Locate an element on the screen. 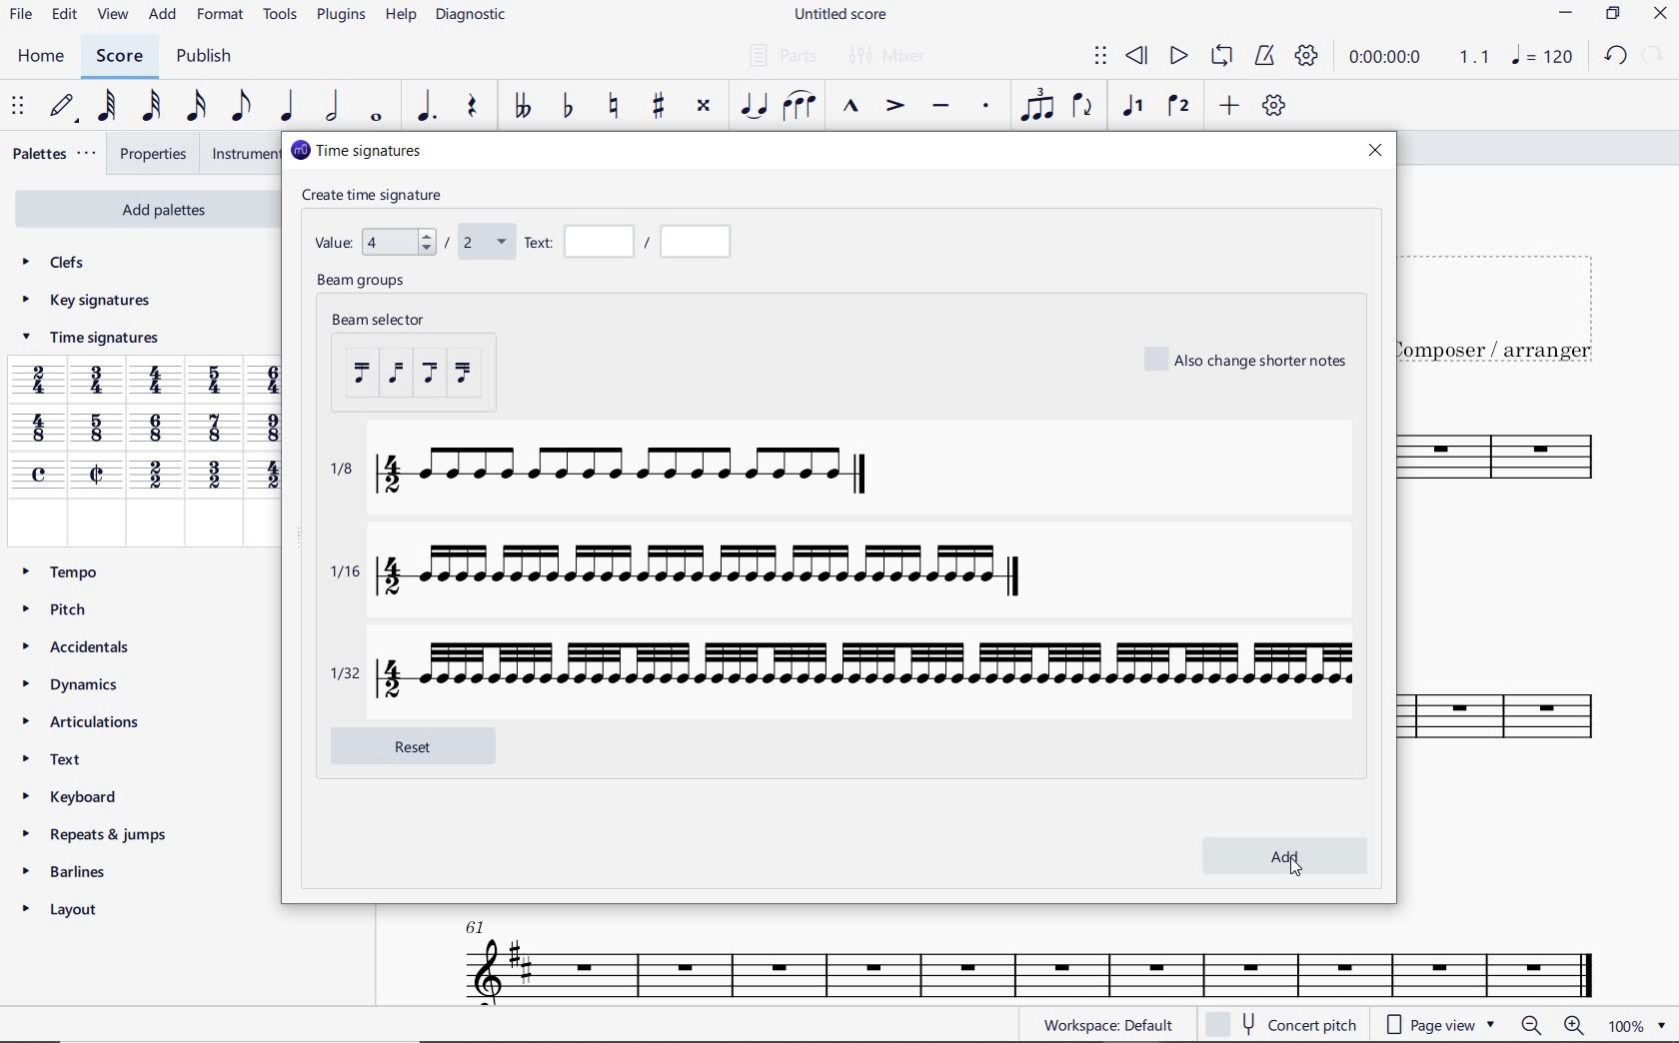  6/4 is located at coordinates (273, 380).